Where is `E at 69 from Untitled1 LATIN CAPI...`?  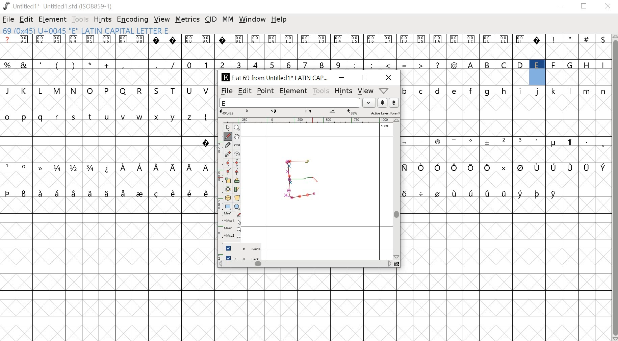 E at 69 from Untitled1 LATIN CAPI... is located at coordinates (273, 78).